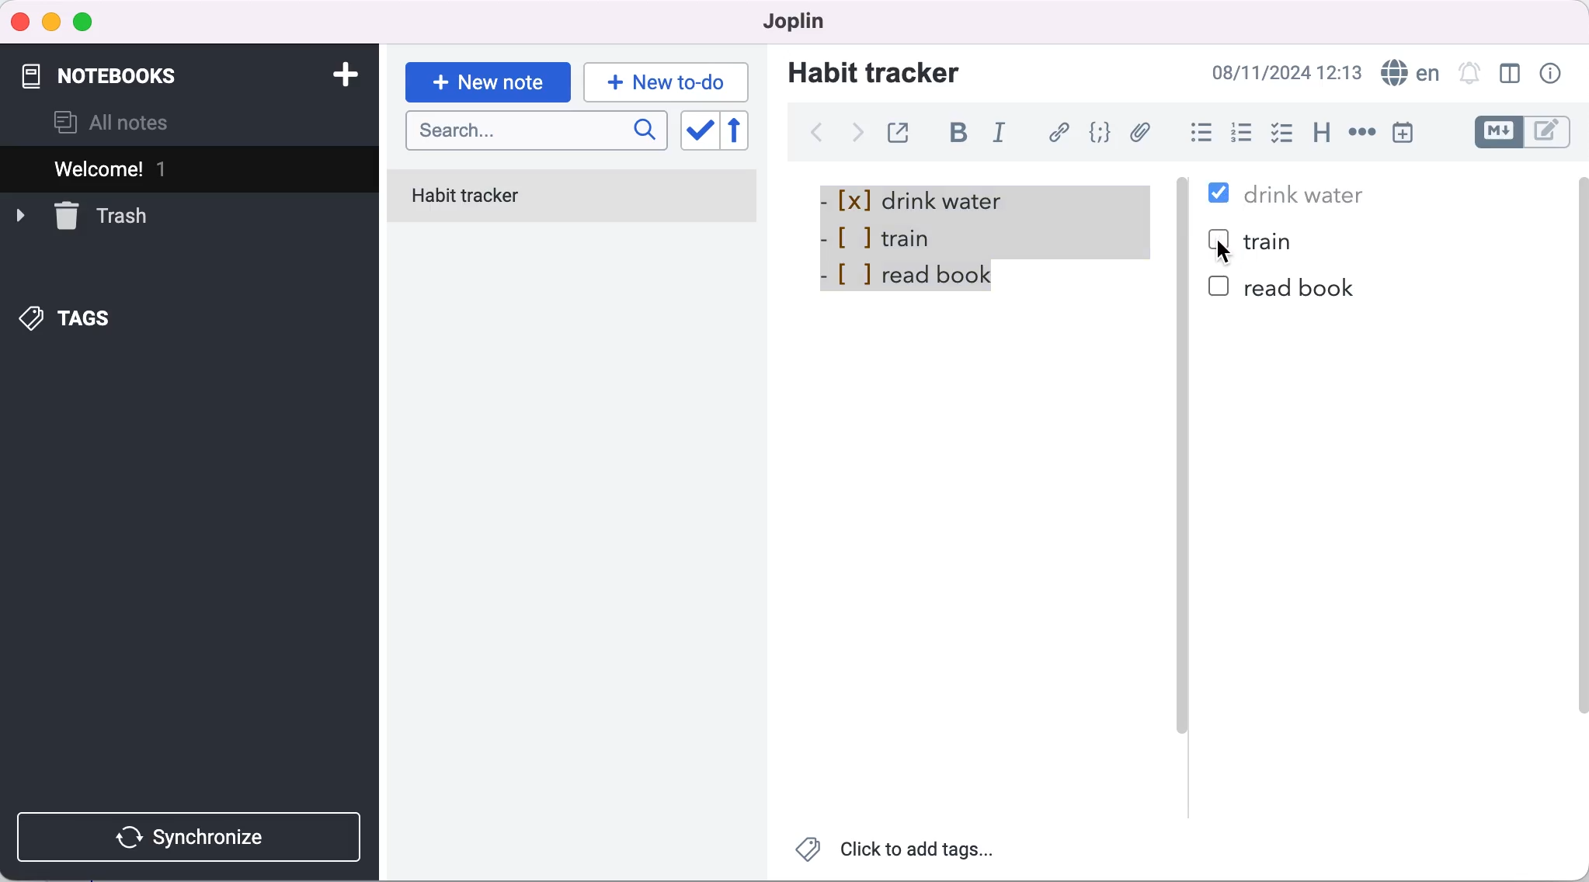 The image size is (1589, 882). What do you see at coordinates (1283, 127) in the screenshot?
I see `checkbox` at bounding box center [1283, 127].